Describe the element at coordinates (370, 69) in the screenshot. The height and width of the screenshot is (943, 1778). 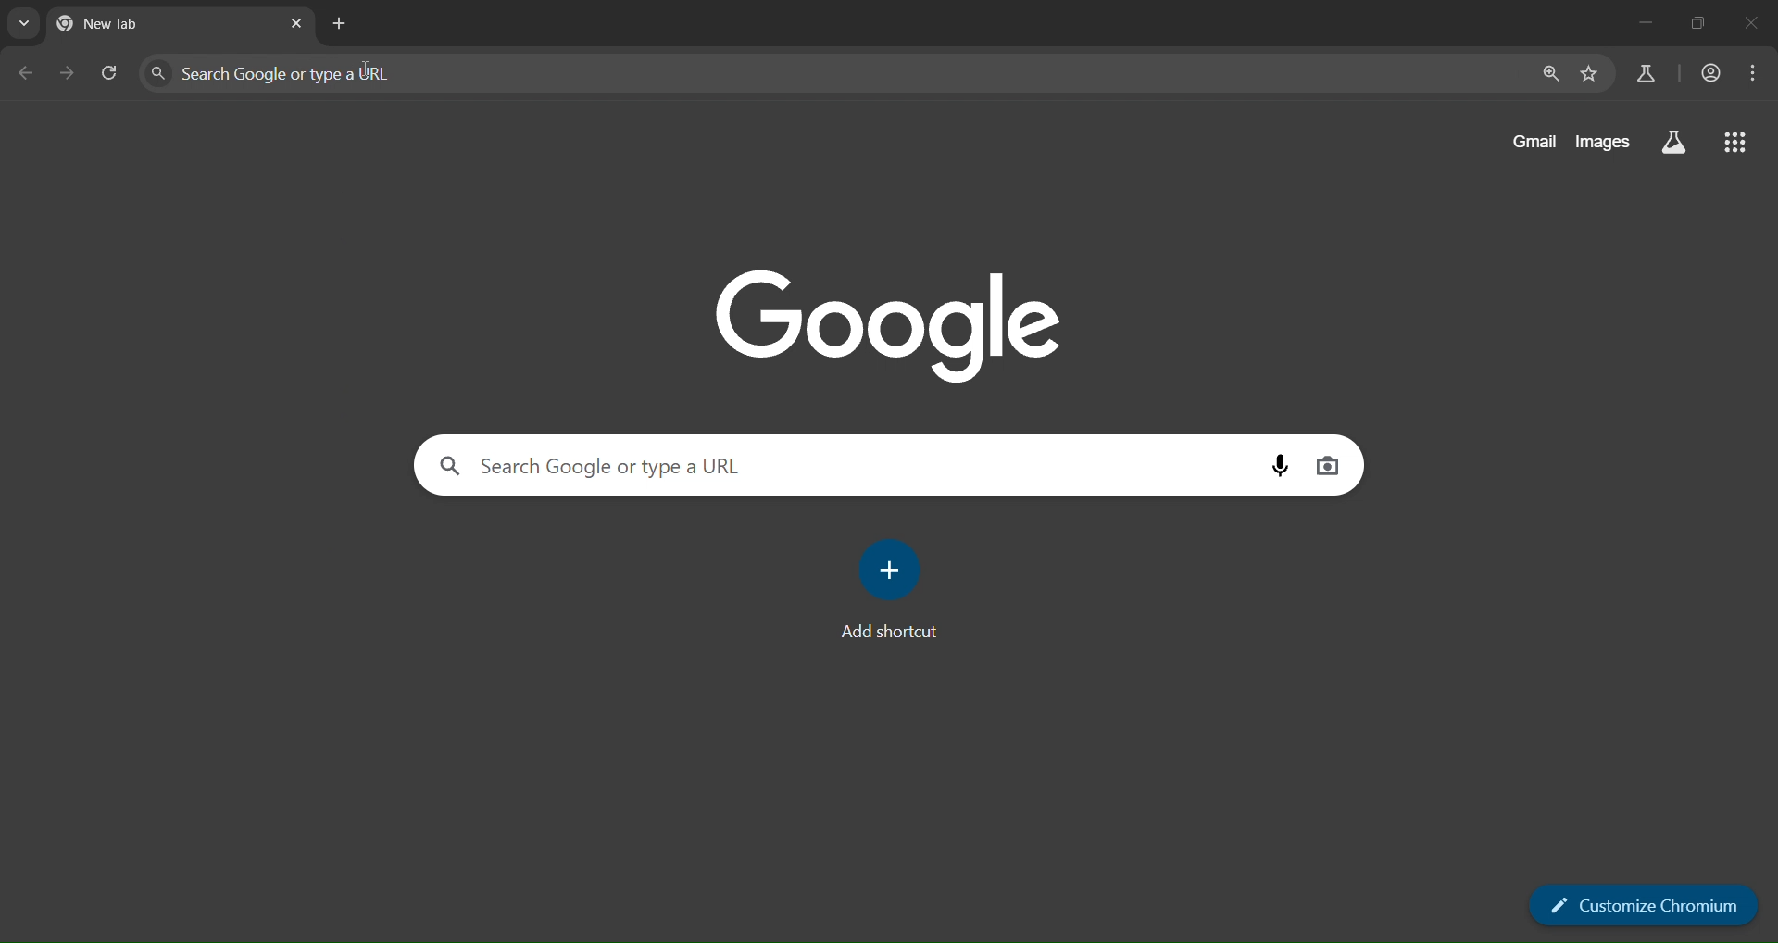
I see `cursor` at that location.